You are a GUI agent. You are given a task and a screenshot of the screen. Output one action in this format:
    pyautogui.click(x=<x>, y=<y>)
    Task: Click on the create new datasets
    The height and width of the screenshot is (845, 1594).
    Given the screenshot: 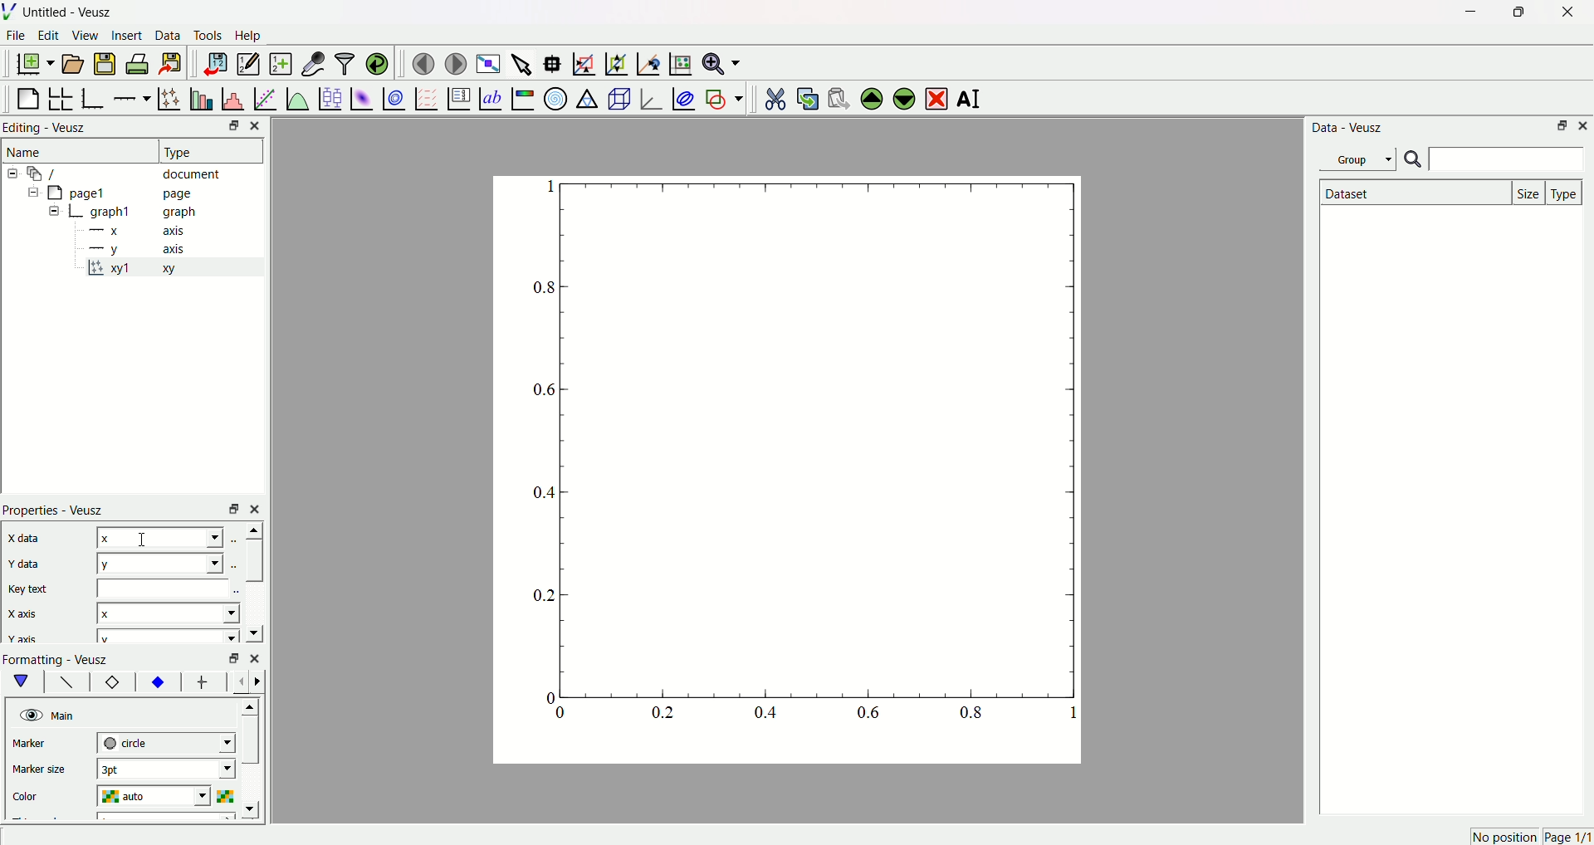 What is the action you would take?
    pyautogui.click(x=279, y=64)
    